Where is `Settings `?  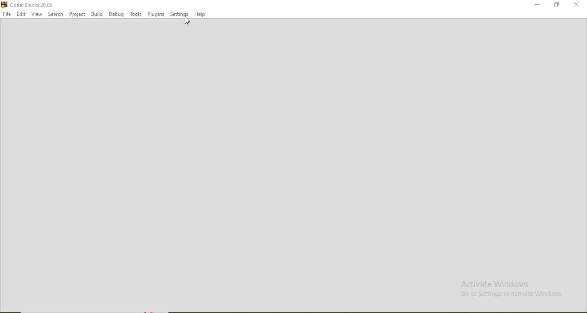
Settings  is located at coordinates (179, 14).